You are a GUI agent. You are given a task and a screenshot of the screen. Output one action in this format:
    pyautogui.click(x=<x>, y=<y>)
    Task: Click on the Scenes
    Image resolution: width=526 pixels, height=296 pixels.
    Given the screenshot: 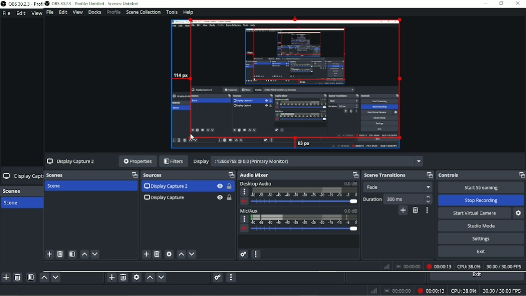 What is the action you would take?
    pyautogui.click(x=15, y=191)
    